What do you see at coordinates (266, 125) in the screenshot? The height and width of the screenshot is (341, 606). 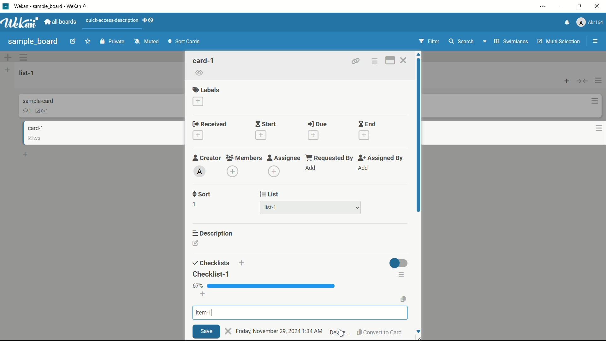 I see `start` at bounding box center [266, 125].